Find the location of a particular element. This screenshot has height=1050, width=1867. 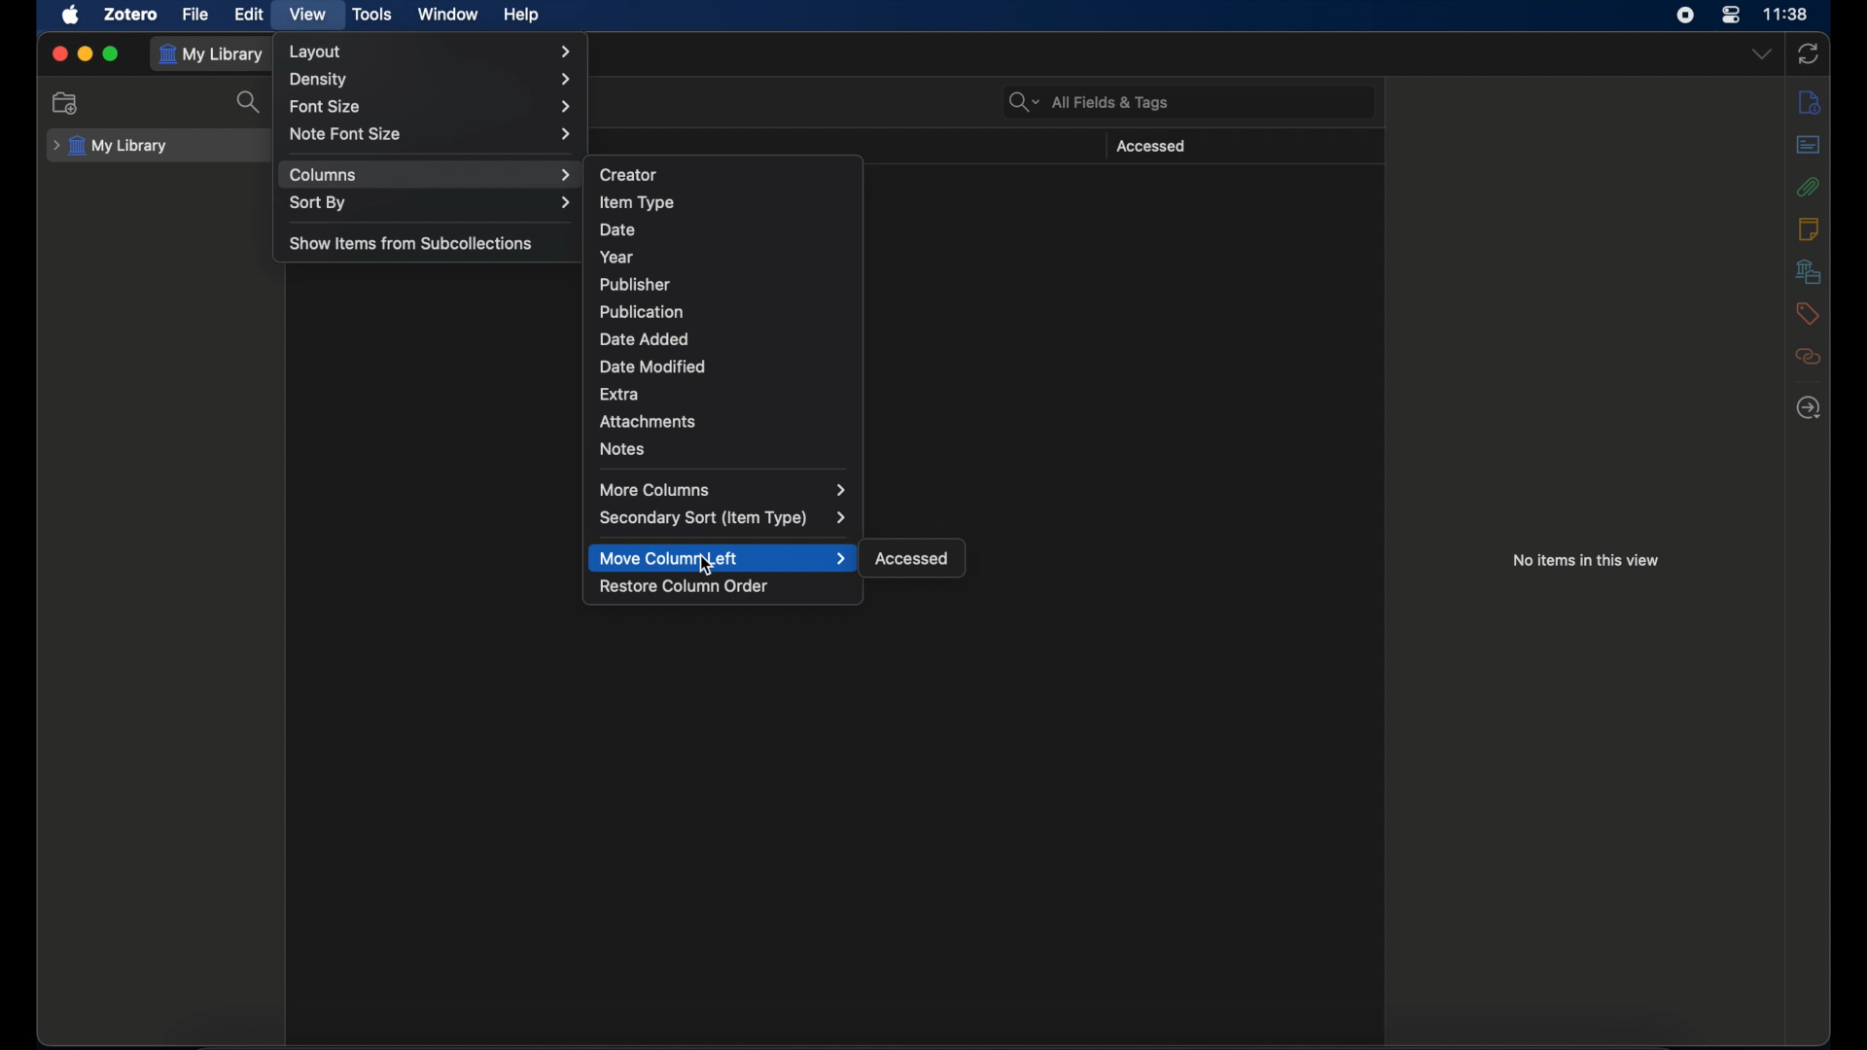

my library is located at coordinates (214, 54).